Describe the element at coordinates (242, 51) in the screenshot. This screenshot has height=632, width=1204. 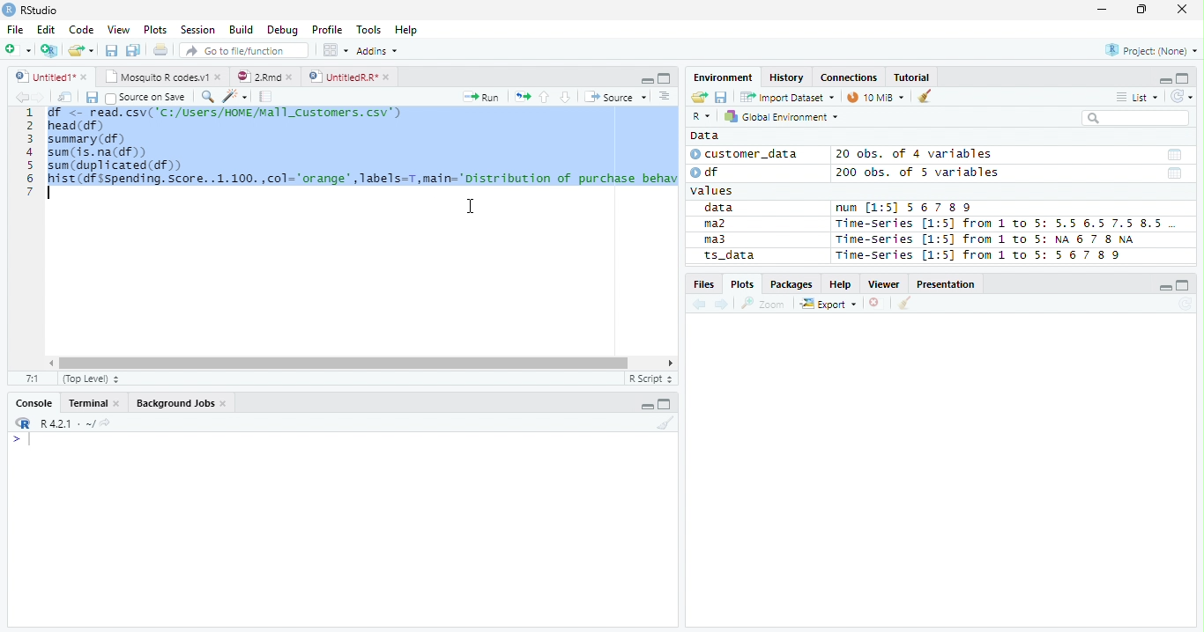
I see `Go to file/function` at that location.